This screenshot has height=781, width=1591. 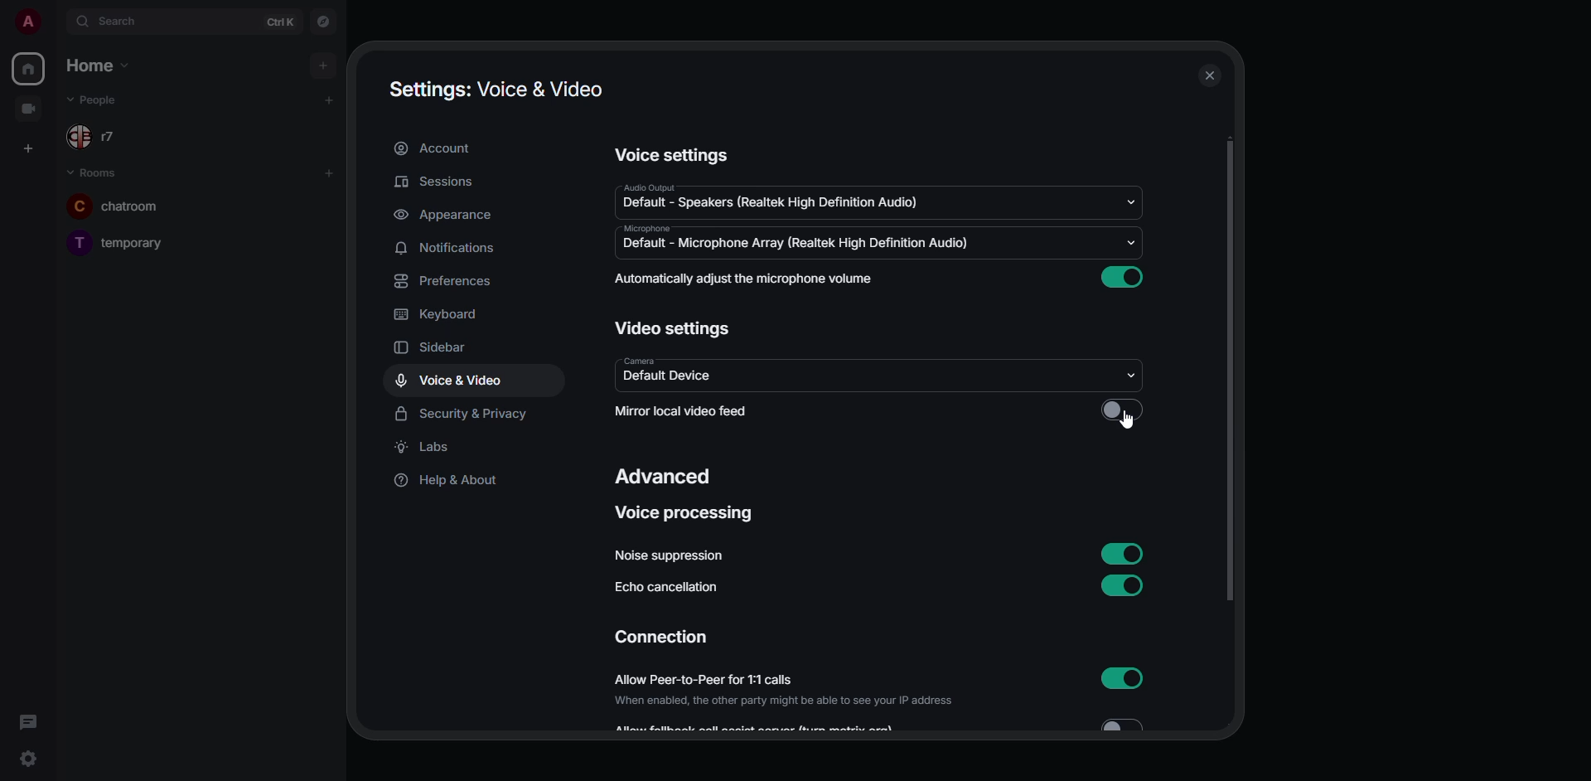 What do you see at coordinates (1131, 201) in the screenshot?
I see `drop down` at bounding box center [1131, 201].